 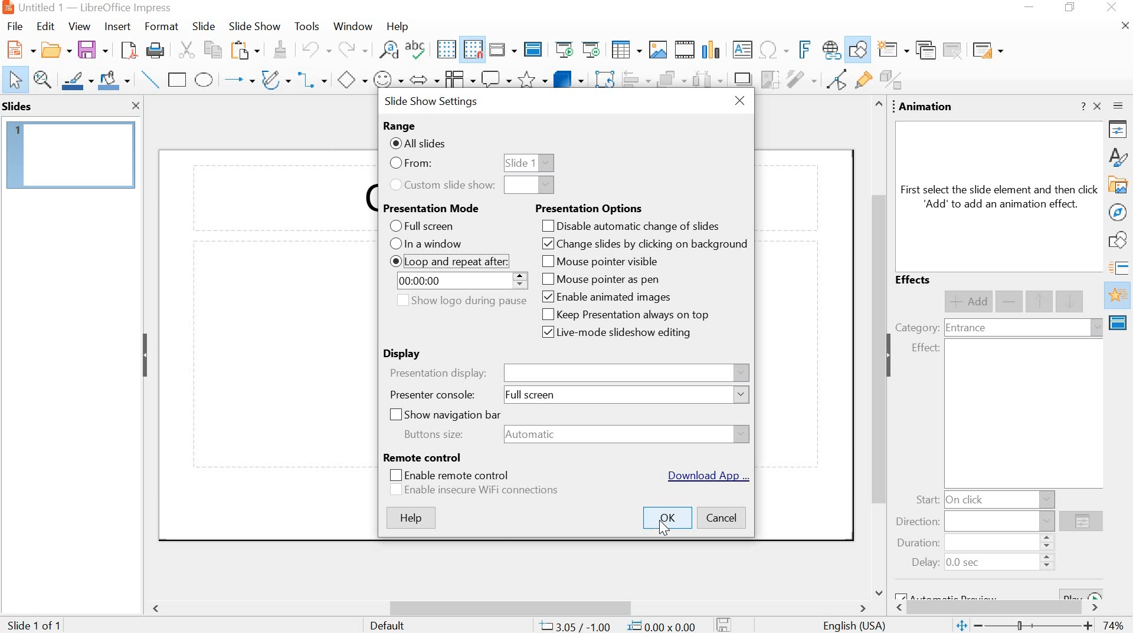 I want to click on curves and polygons, so click(x=276, y=79).